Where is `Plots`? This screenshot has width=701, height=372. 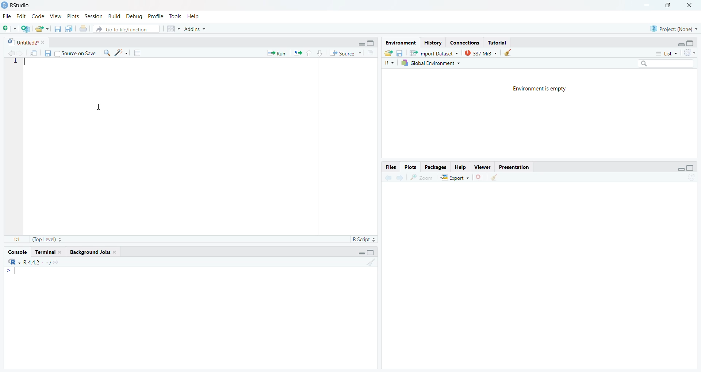 Plots is located at coordinates (410, 167).